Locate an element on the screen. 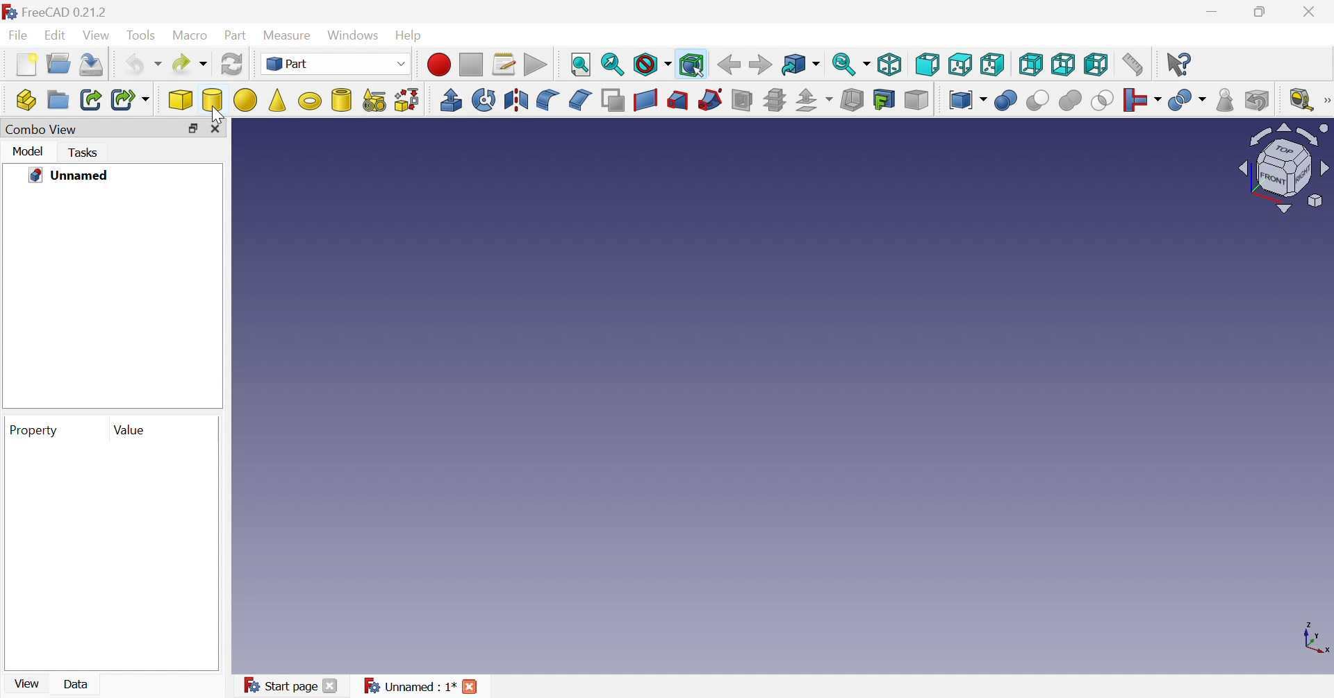  Measure distance is located at coordinates (1133, 63).